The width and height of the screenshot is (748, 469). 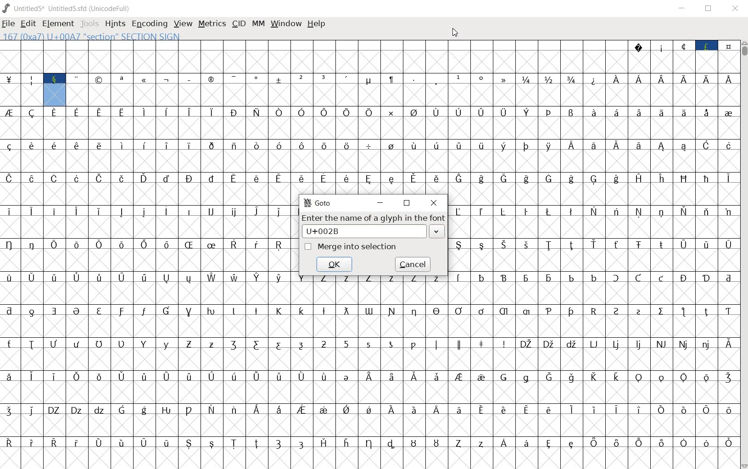 What do you see at coordinates (99, 155) in the screenshot?
I see `Latin extended characters` at bounding box center [99, 155].